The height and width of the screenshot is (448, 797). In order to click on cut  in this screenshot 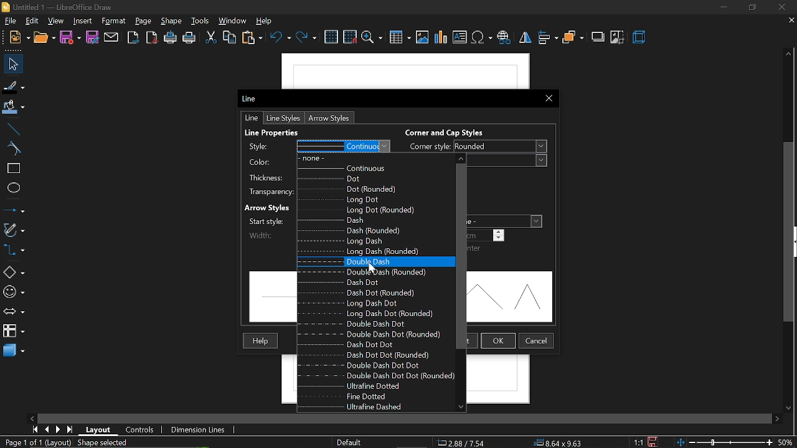, I will do `click(211, 38)`.